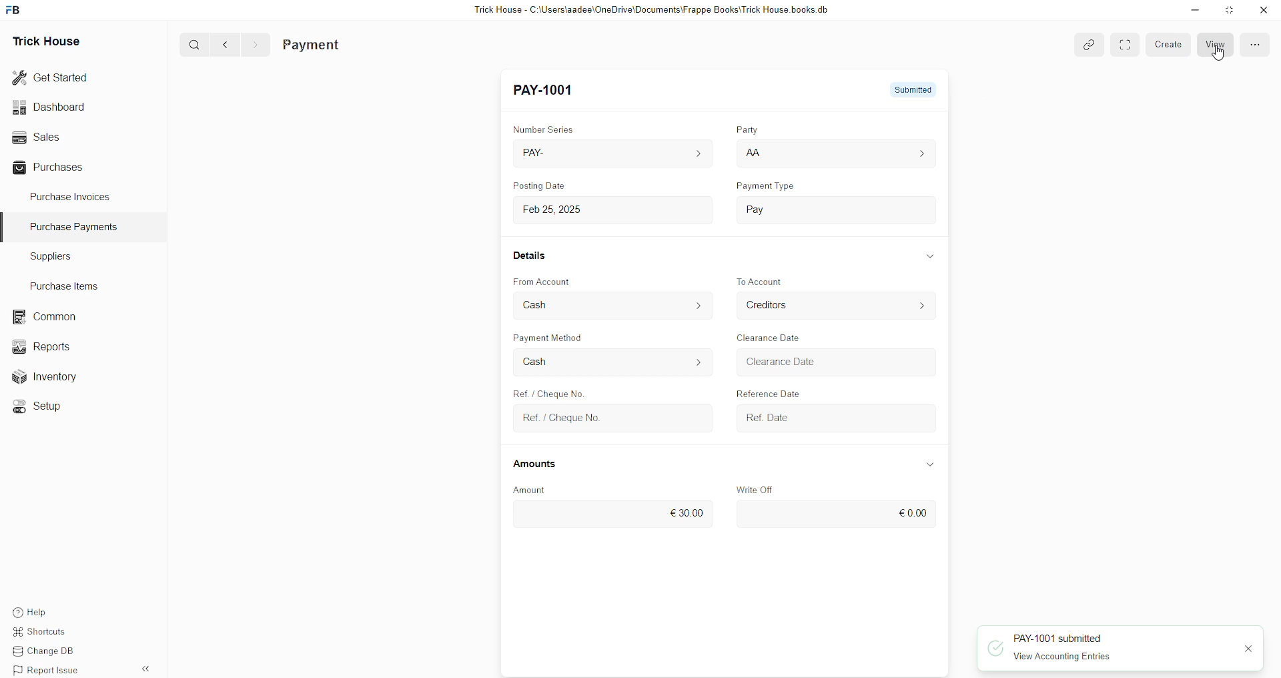 The width and height of the screenshot is (1281, 678). What do you see at coordinates (222, 44) in the screenshot?
I see `<` at bounding box center [222, 44].